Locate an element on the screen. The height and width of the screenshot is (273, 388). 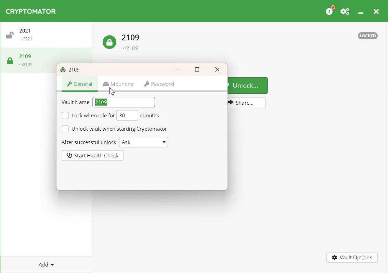
Vault Name is located at coordinates (75, 102).